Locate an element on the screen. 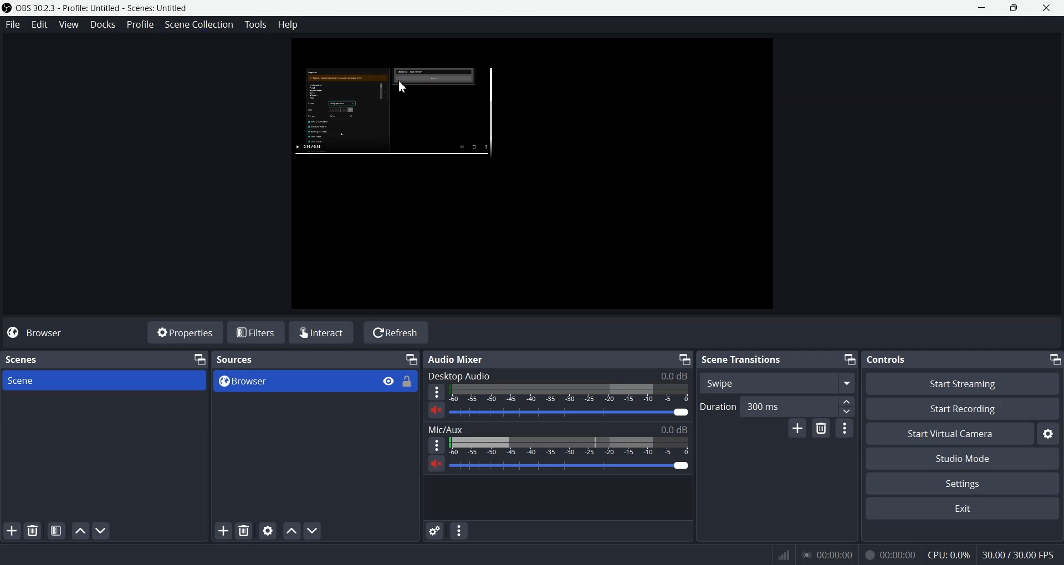 This screenshot has height=565, width=1064. Minimize is located at coordinates (1055, 359).